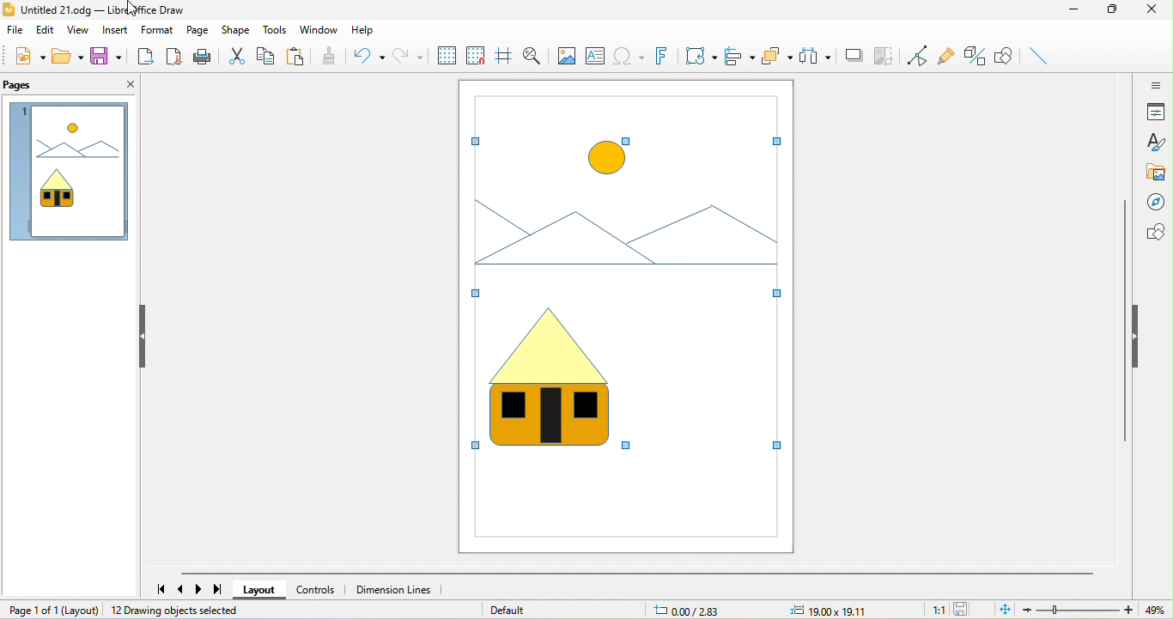 This screenshot has height=620, width=1173. Describe the element at coordinates (504, 54) in the screenshot. I see `helplines while moving` at that location.